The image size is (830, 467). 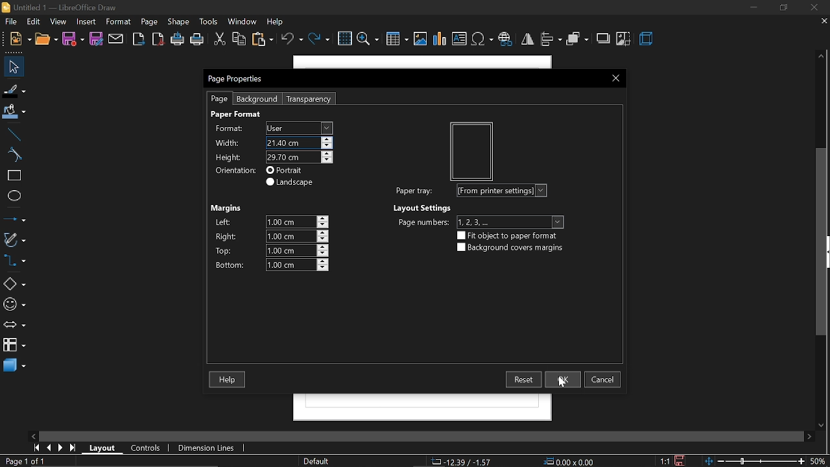 What do you see at coordinates (218, 40) in the screenshot?
I see `cut ` at bounding box center [218, 40].